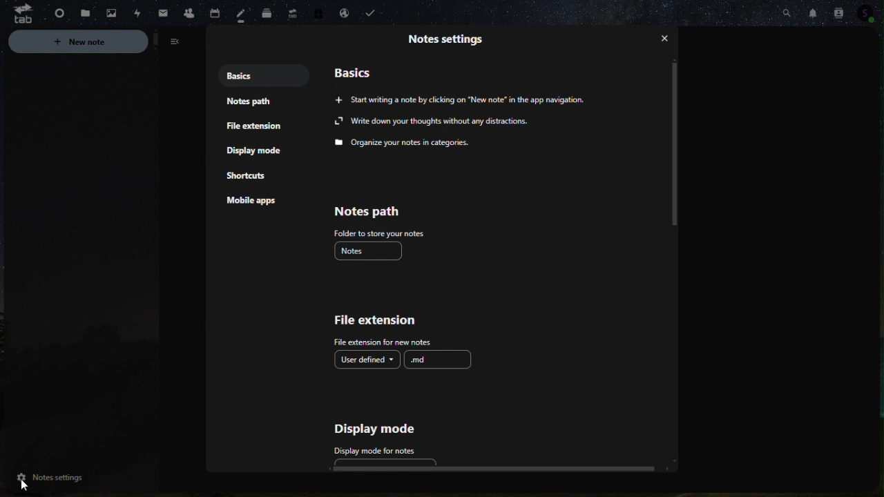  What do you see at coordinates (140, 12) in the screenshot?
I see `Activity` at bounding box center [140, 12].